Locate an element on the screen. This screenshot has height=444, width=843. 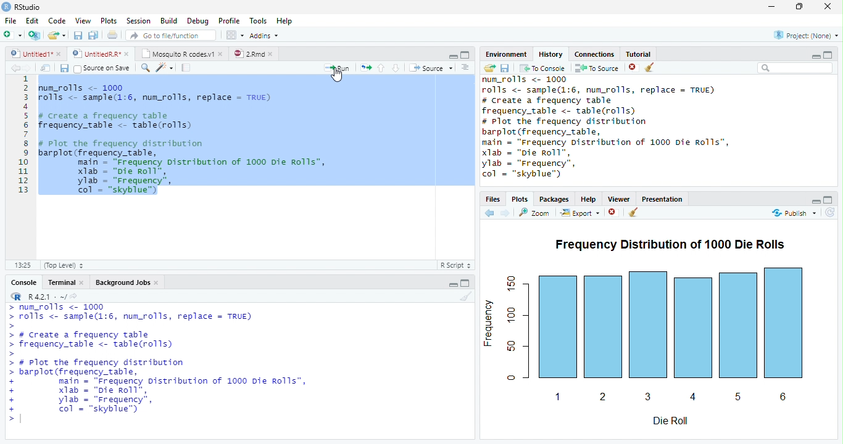
Plots is located at coordinates (109, 20).